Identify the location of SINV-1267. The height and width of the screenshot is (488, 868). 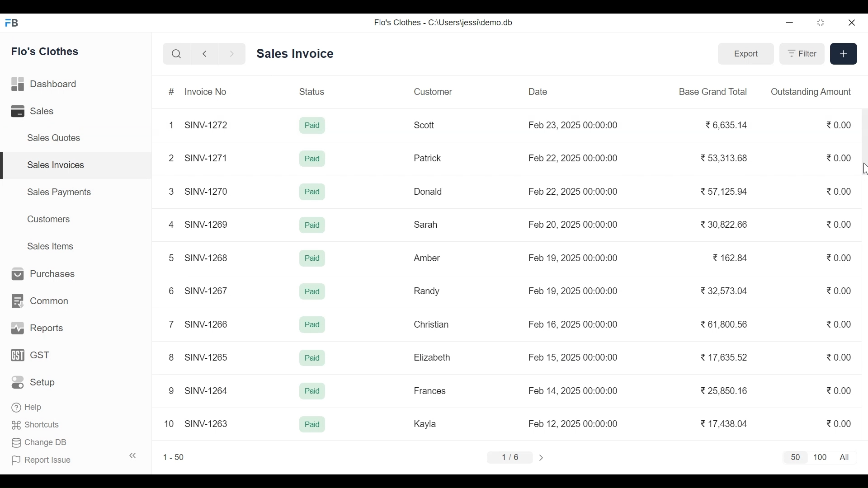
(208, 290).